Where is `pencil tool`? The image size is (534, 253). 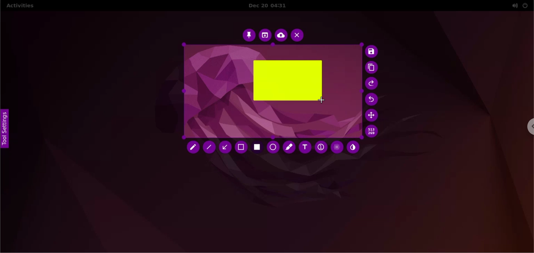
pencil tool is located at coordinates (191, 148).